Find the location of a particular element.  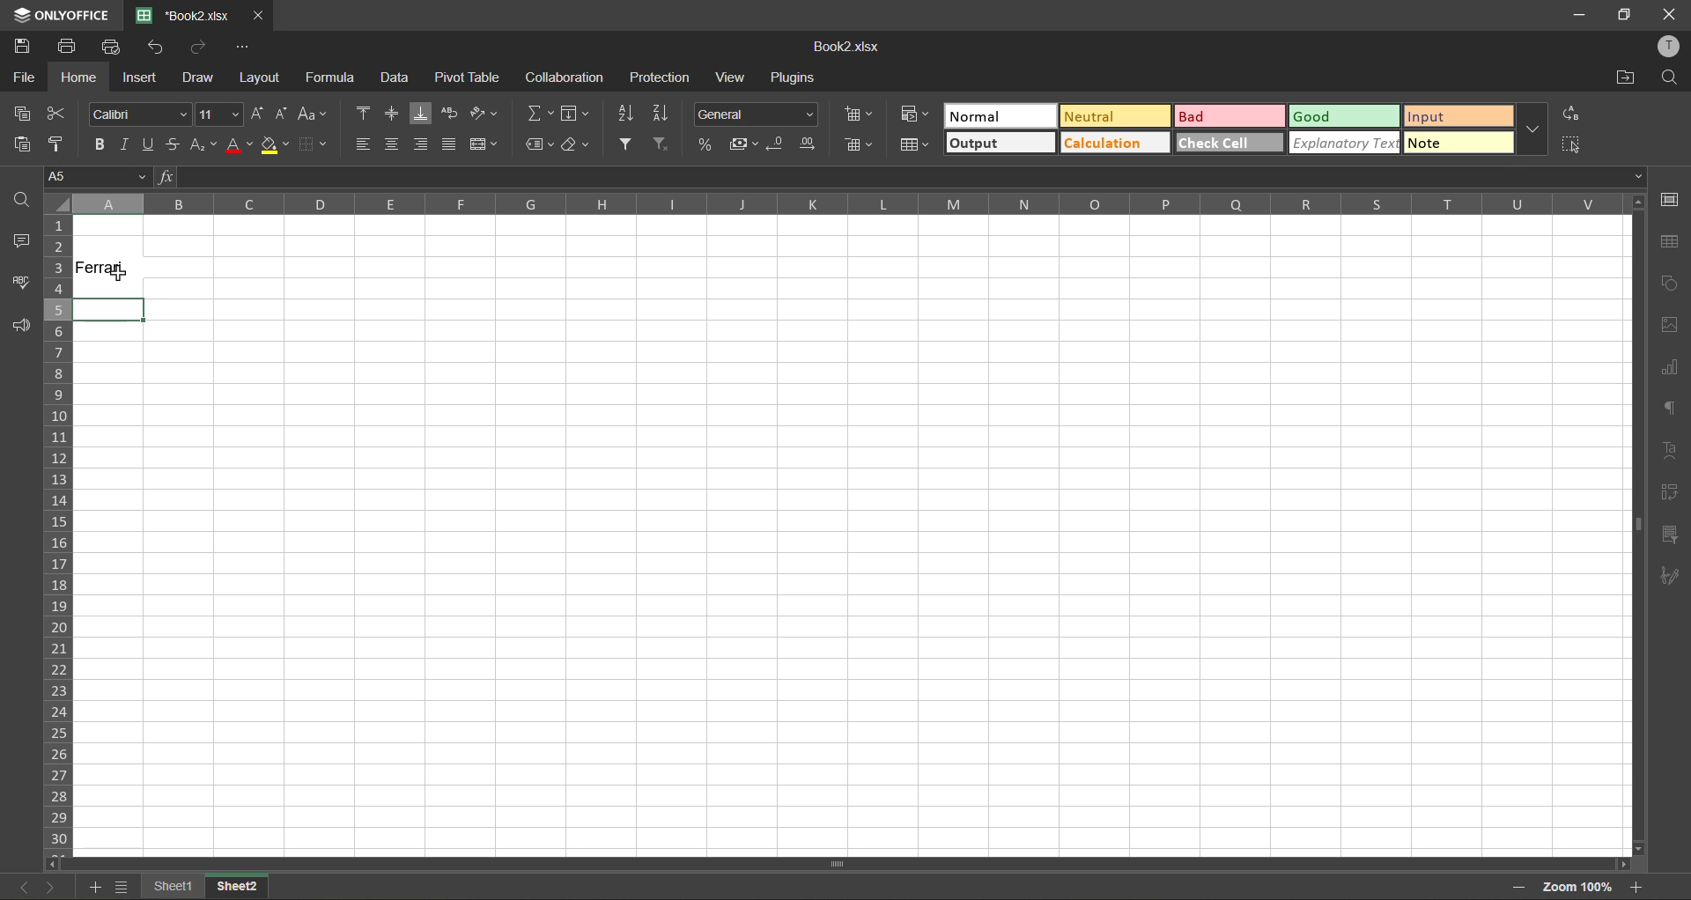

orientation is located at coordinates (485, 113).